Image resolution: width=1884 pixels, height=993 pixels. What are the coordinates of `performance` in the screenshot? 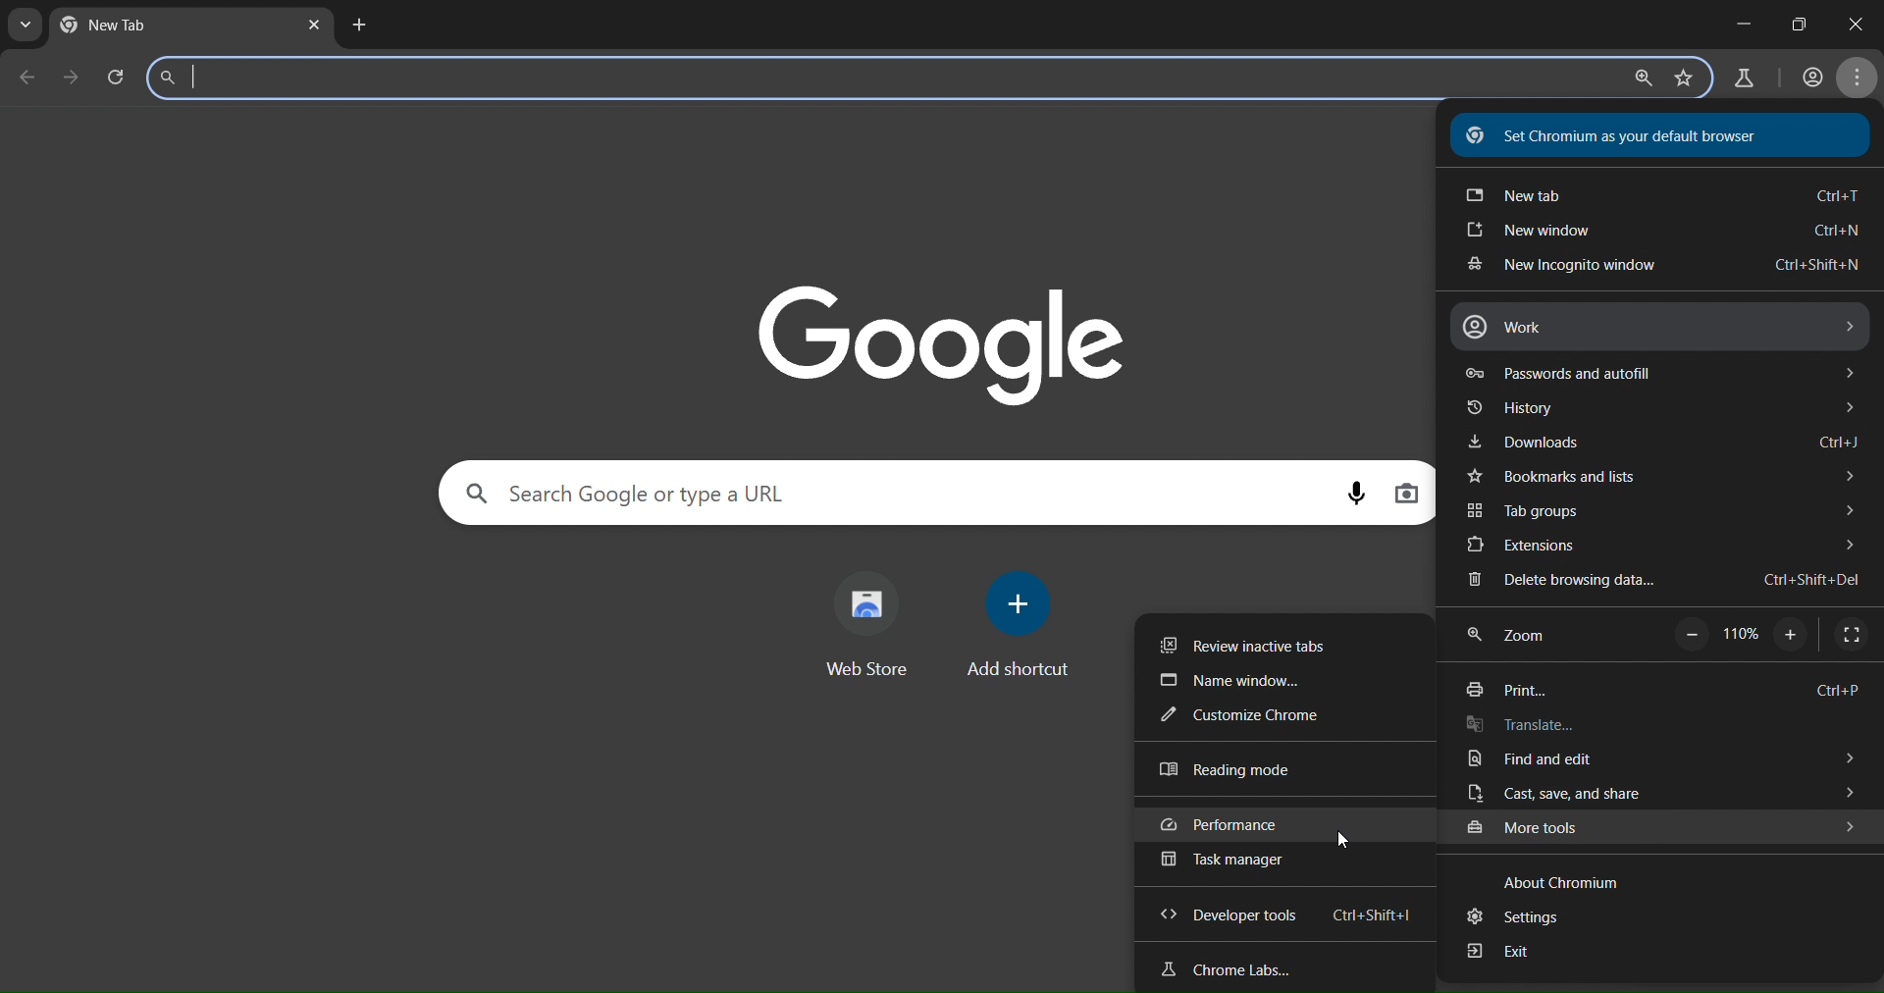 It's located at (1252, 826).